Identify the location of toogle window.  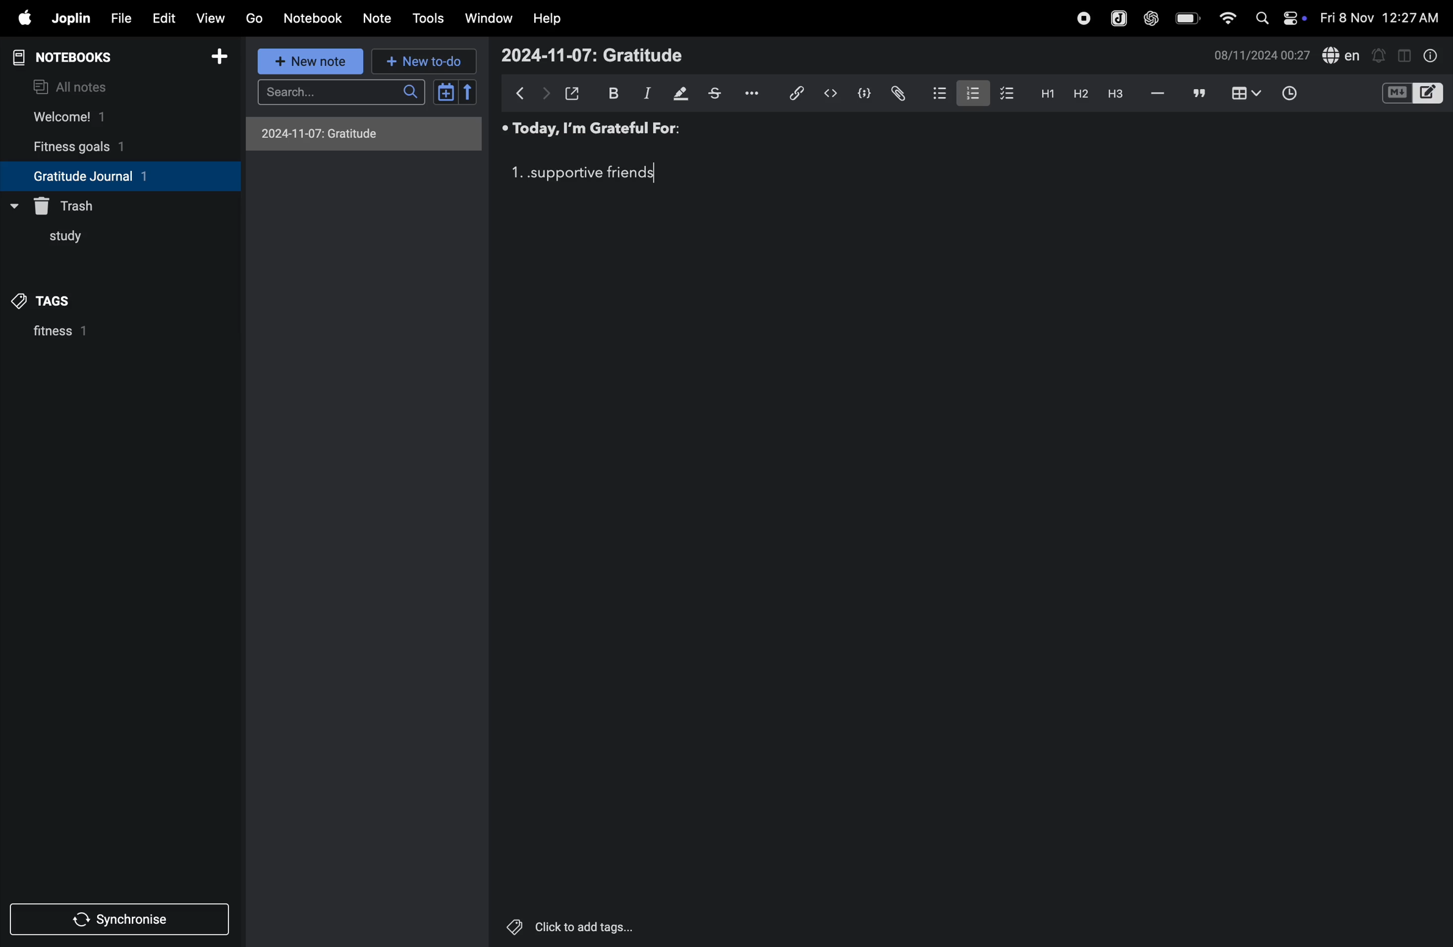
(1404, 54).